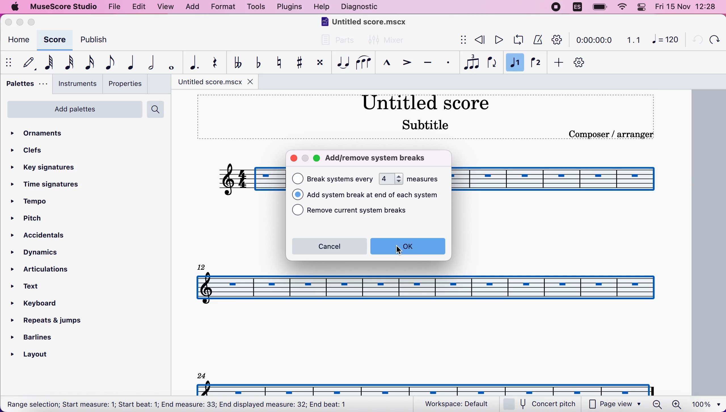 This screenshot has width=726, height=412. Describe the element at coordinates (322, 8) in the screenshot. I see `help` at that location.